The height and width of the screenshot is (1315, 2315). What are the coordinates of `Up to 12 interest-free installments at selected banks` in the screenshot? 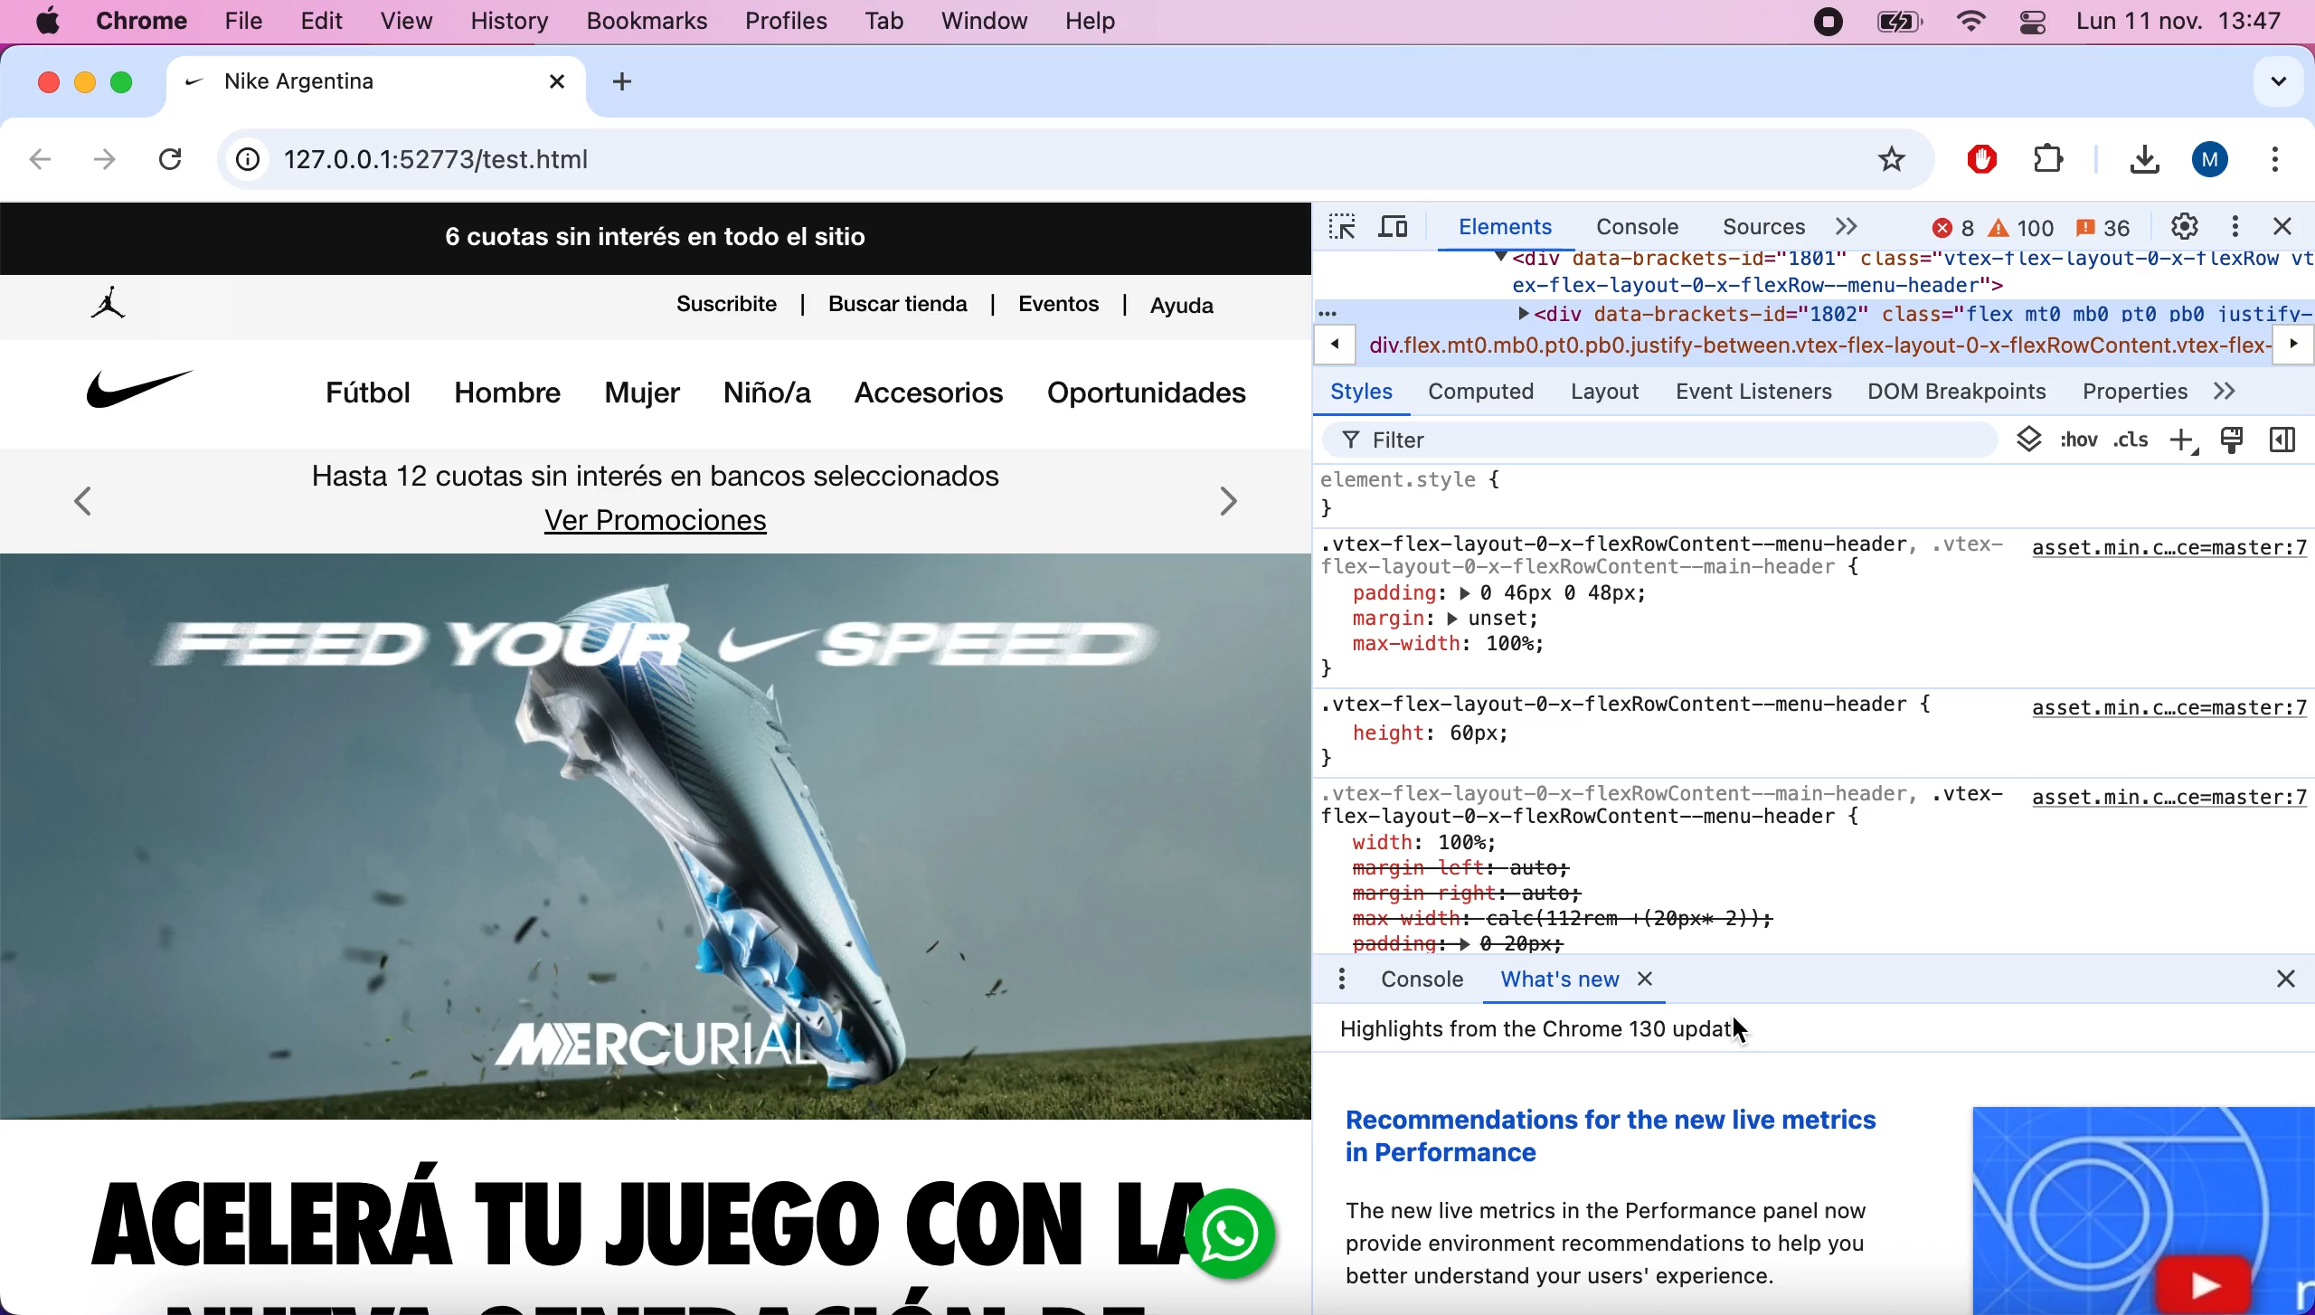 It's located at (656, 477).